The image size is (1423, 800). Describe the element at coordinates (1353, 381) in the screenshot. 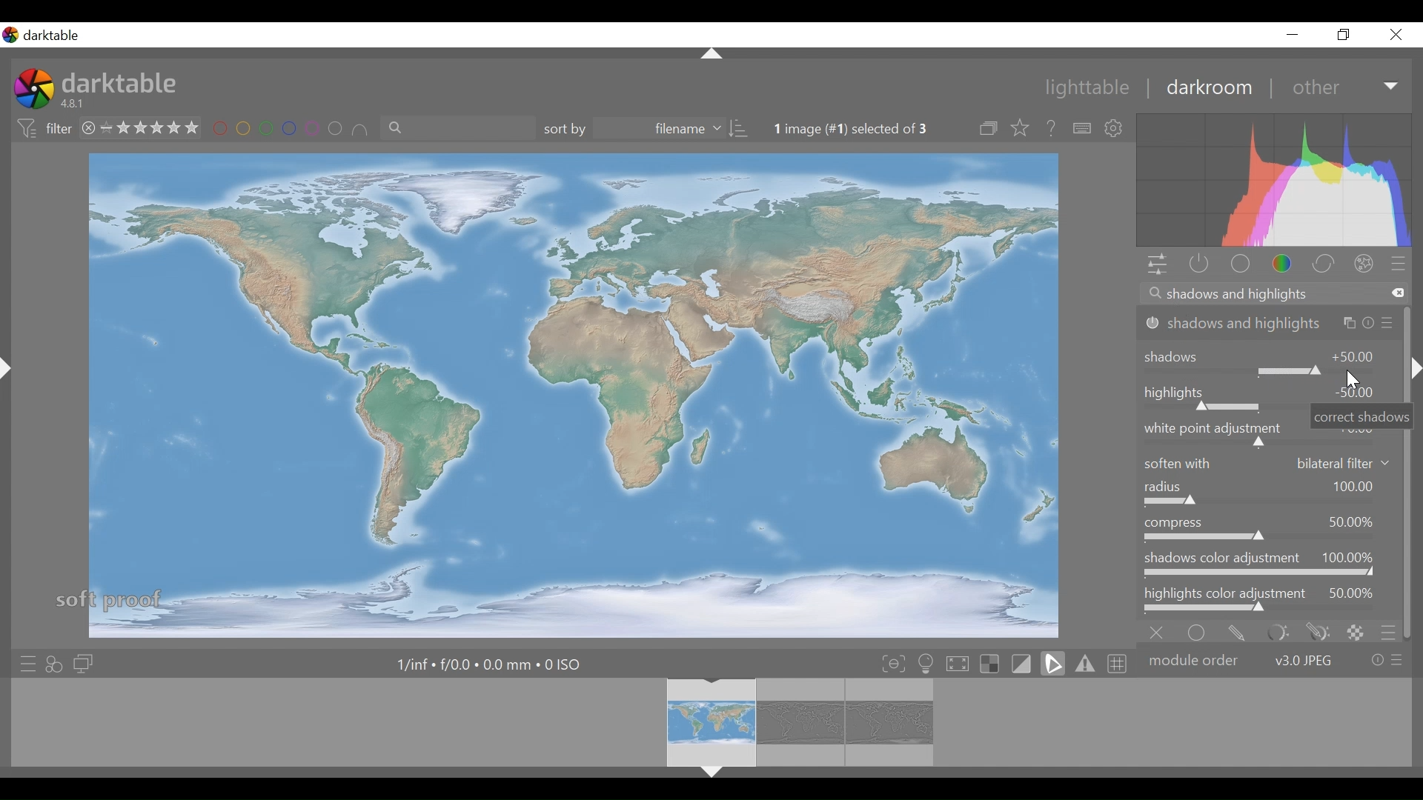

I see `Cursor` at that location.